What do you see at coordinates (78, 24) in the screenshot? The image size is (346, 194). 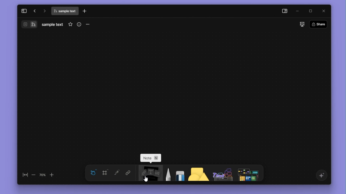 I see `more info` at bounding box center [78, 24].